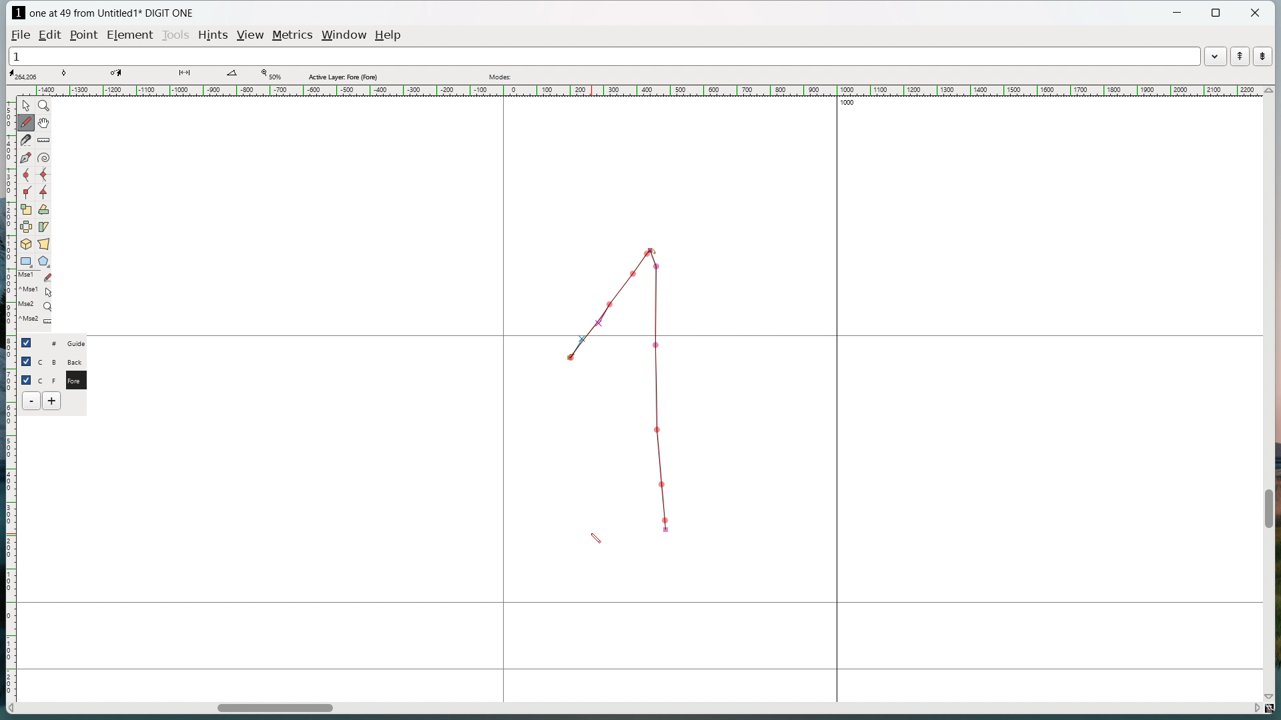 This screenshot has height=720, width=1281. What do you see at coordinates (1268, 91) in the screenshot?
I see `scroll up` at bounding box center [1268, 91].